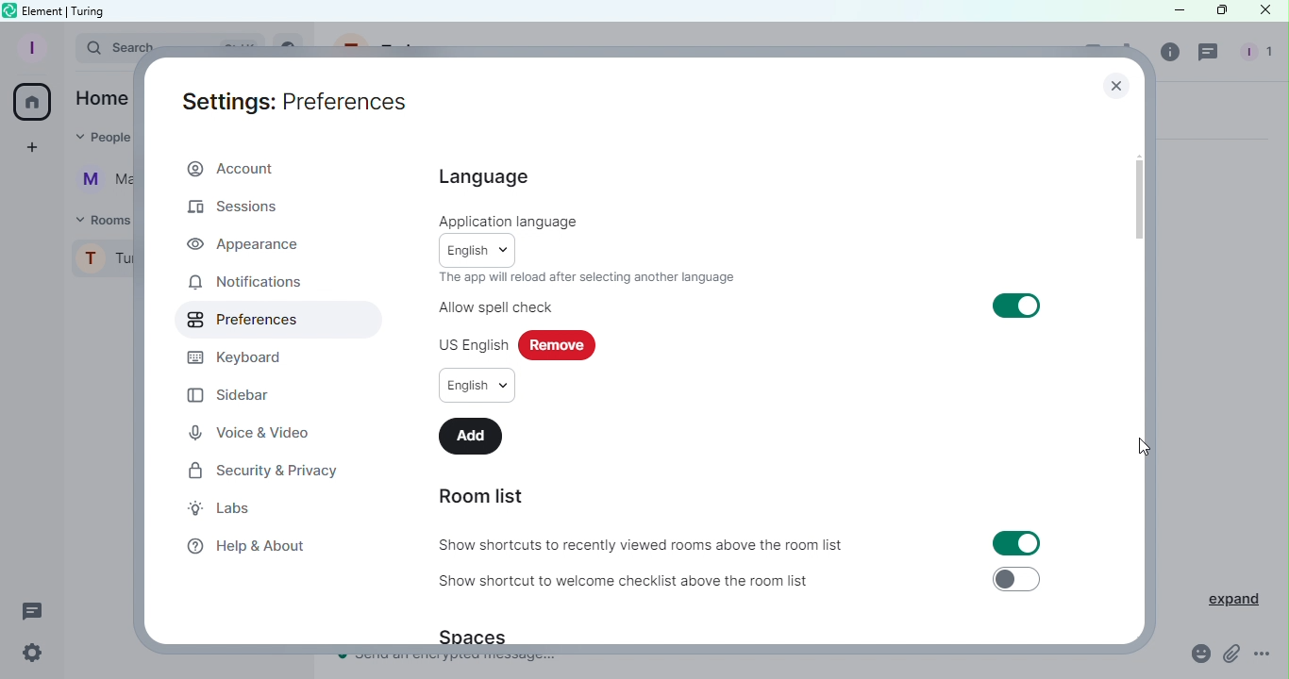 This screenshot has width=1289, height=679. What do you see at coordinates (237, 510) in the screenshot?
I see `Labs` at bounding box center [237, 510].